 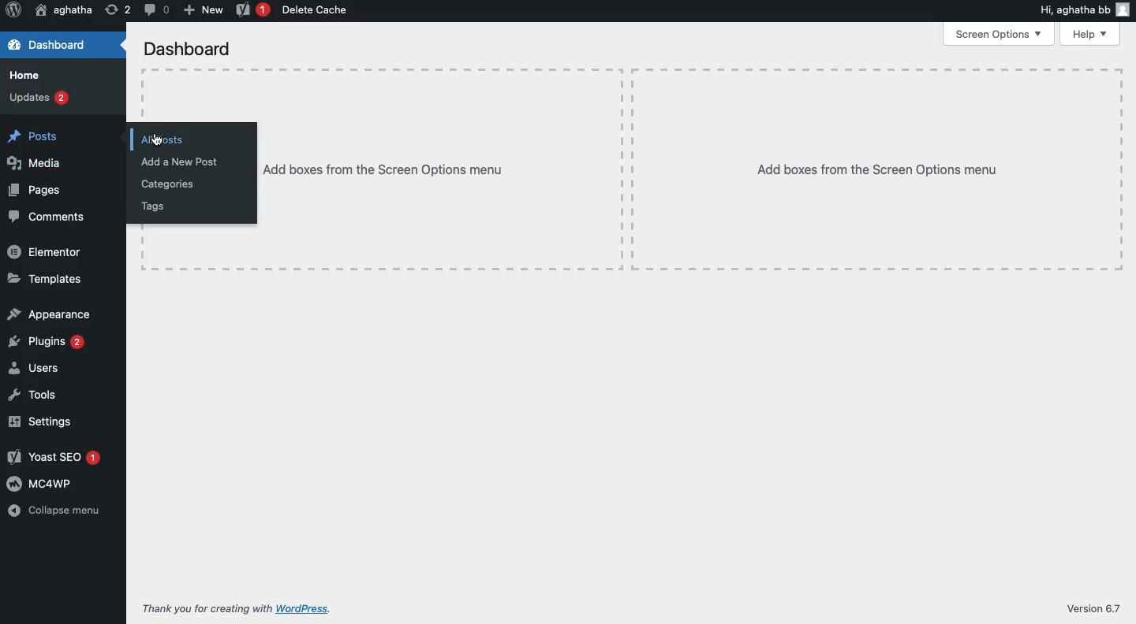 I want to click on Delete Cache, so click(x=318, y=11).